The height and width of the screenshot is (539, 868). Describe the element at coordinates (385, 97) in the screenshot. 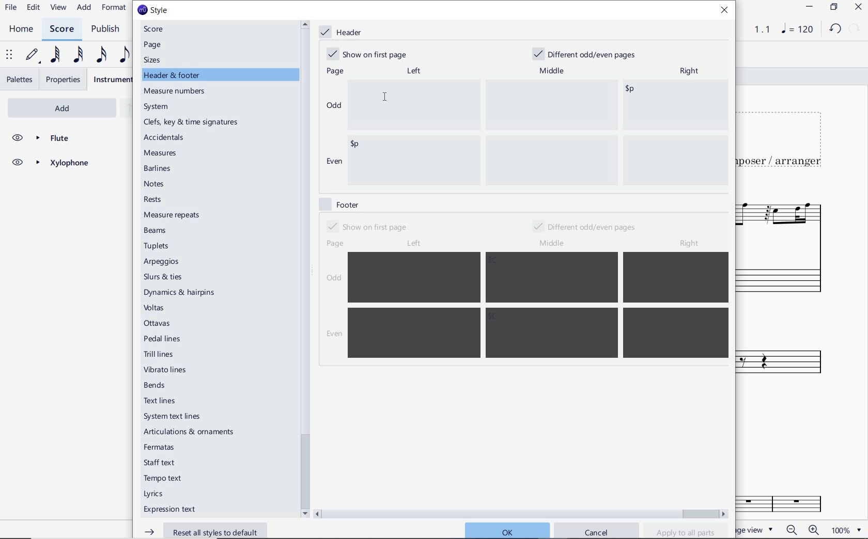

I see `cursor` at that location.